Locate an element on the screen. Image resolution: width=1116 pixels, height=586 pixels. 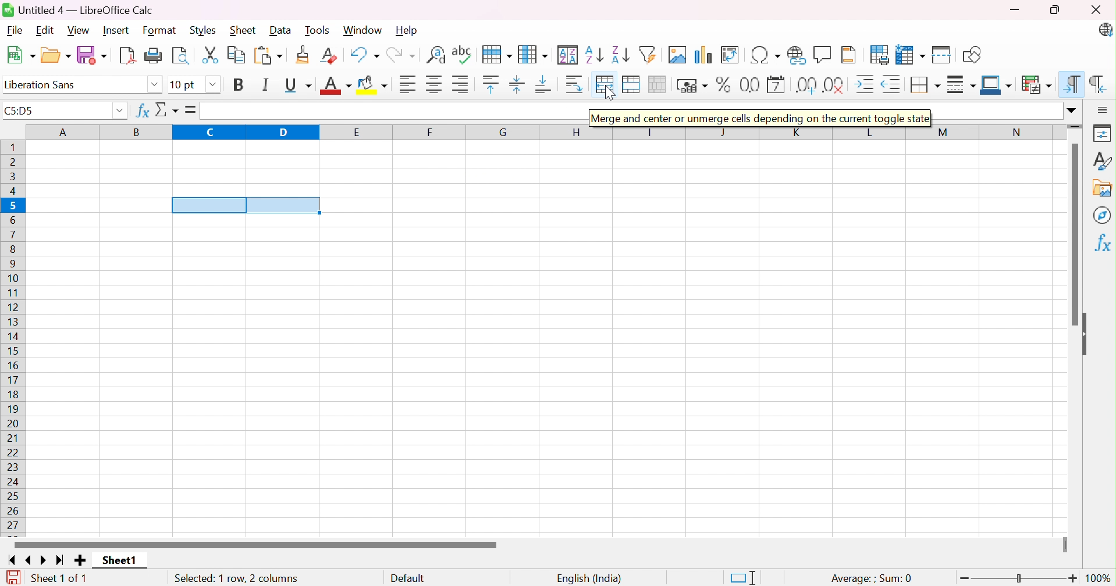
Scroll Bar is located at coordinates (255, 544).